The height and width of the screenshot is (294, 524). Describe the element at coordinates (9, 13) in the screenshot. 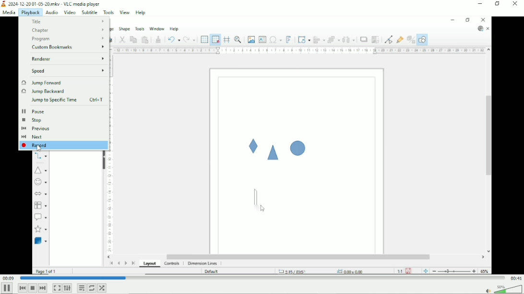

I see `Media` at that location.